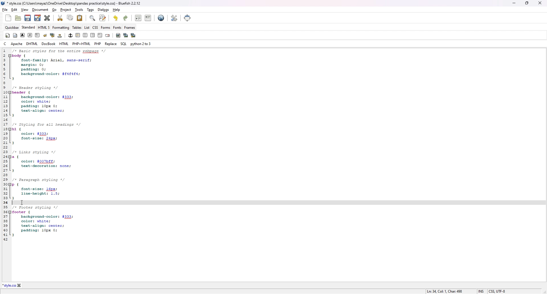 Image resolution: width=547 pixels, height=294 pixels. I want to click on open, so click(18, 18).